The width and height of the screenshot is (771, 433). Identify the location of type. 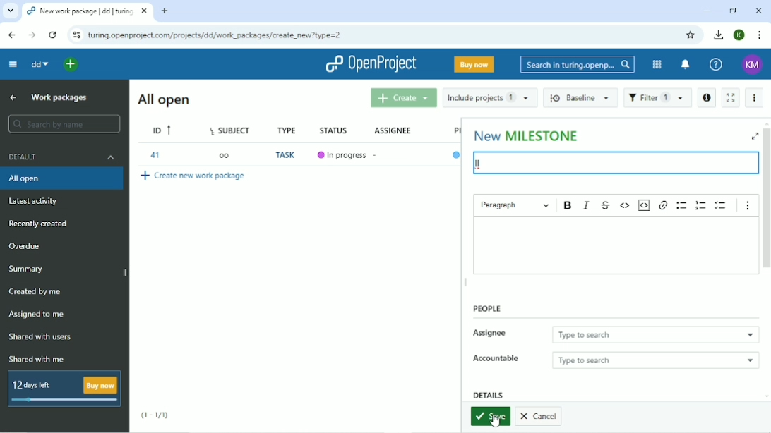
(289, 129).